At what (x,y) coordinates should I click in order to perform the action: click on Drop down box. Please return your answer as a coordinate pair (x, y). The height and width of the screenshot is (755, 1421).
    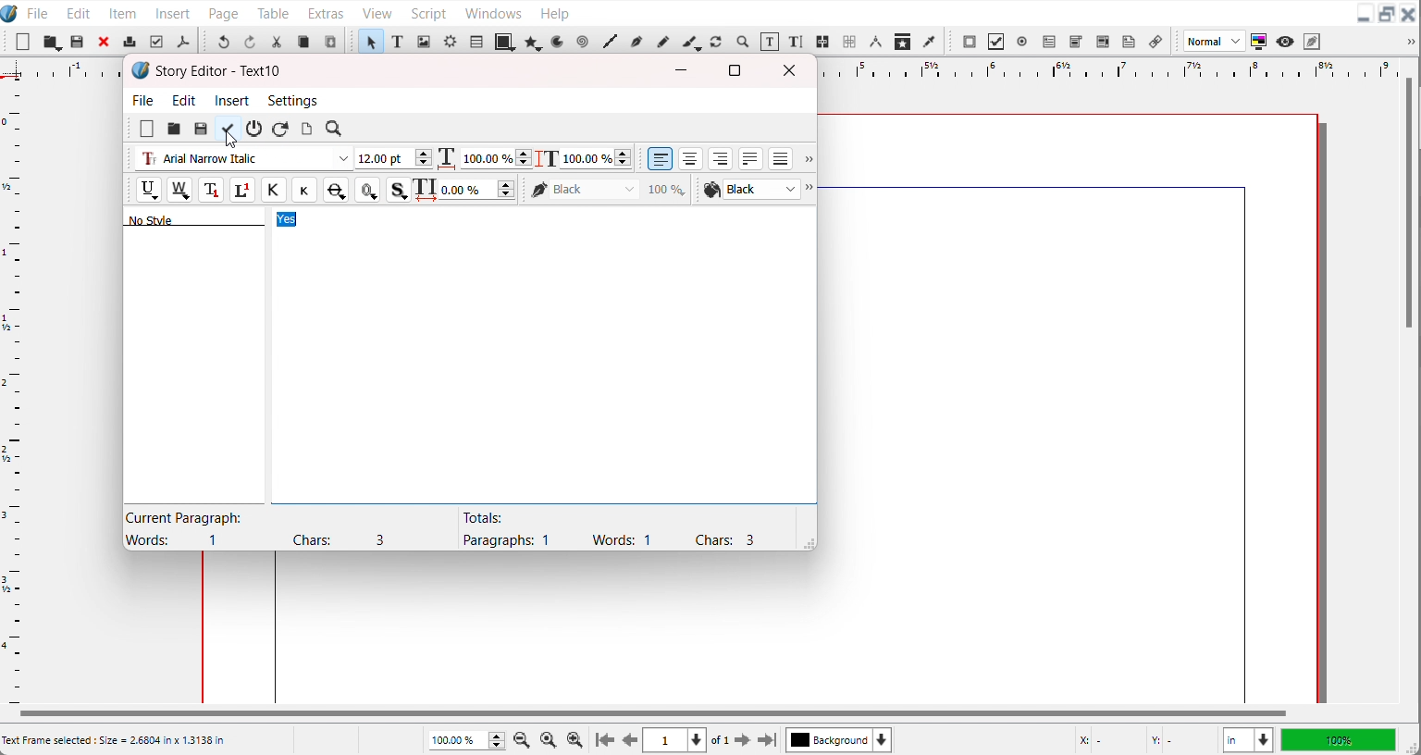
    Looking at the image, I should click on (811, 190).